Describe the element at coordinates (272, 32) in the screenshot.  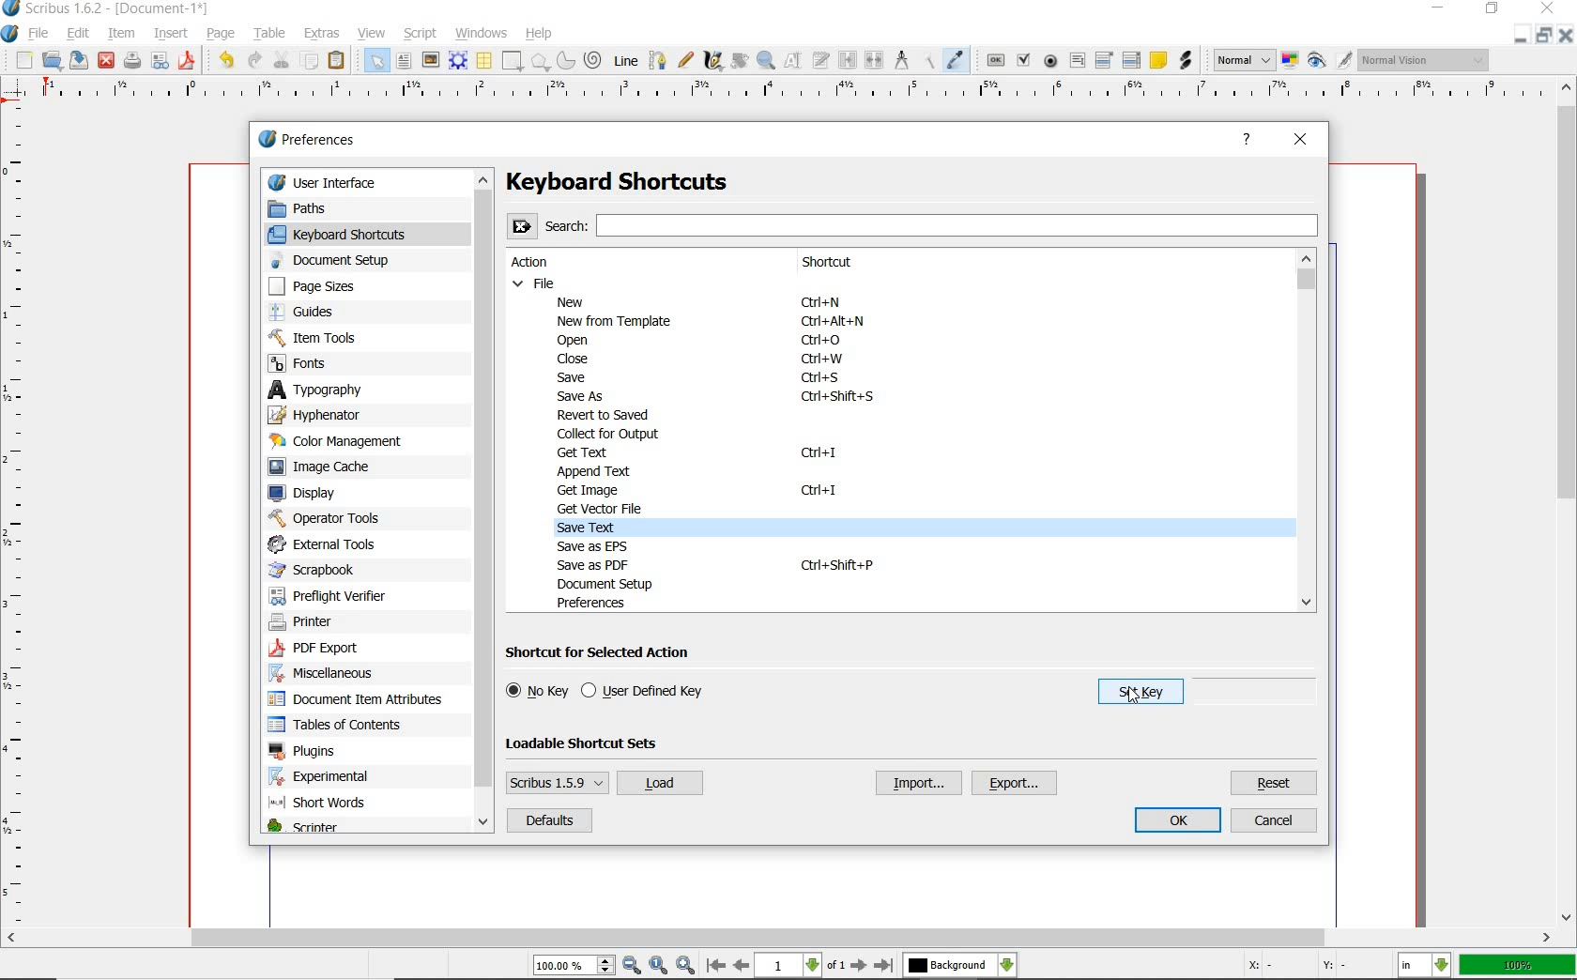
I see `table` at that location.